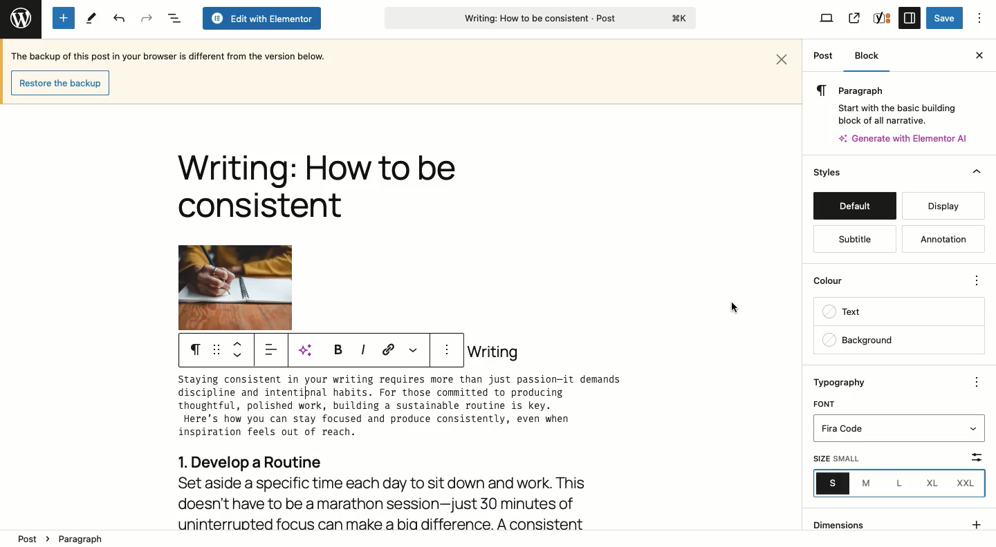 The height and width of the screenshot is (547, 996). What do you see at coordinates (317, 189) in the screenshot?
I see `Writing: How to be consistent` at bounding box center [317, 189].